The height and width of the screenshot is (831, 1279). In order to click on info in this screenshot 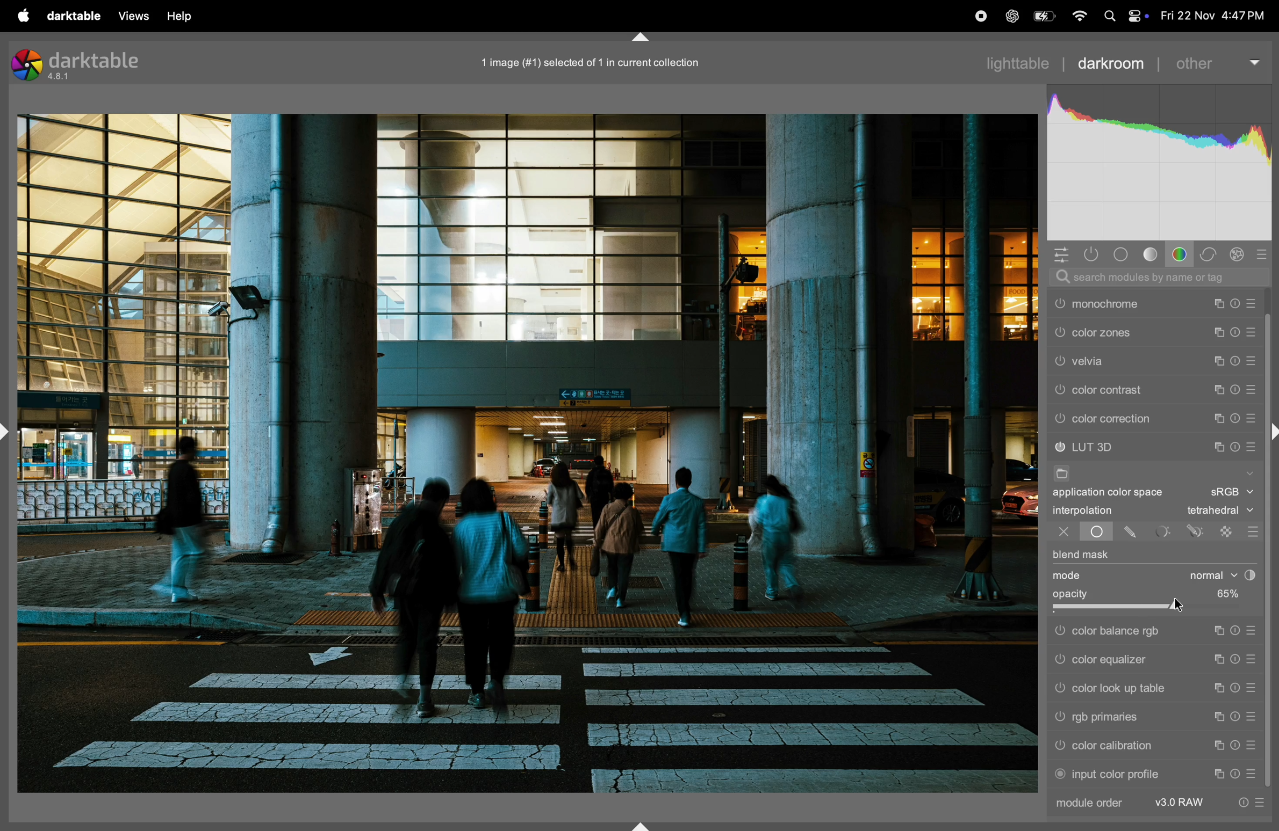, I will do `click(1255, 801)`.